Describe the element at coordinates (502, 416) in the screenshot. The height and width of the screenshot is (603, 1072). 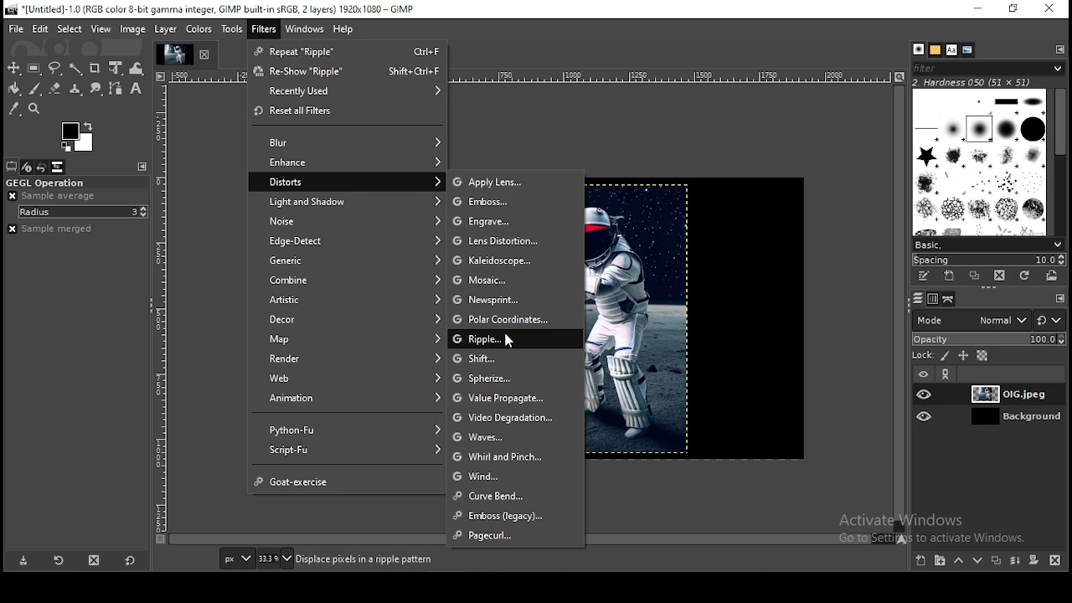
I see `video degradation` at that location.